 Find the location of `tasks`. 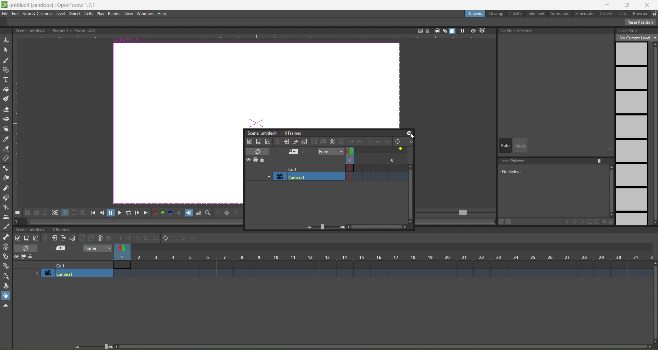

tasks is located at coordinates (624, 13).